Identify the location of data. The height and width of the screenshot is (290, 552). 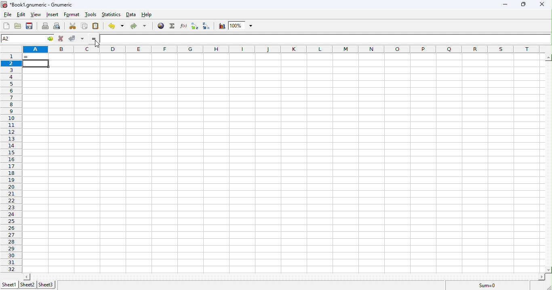
(131, 15).